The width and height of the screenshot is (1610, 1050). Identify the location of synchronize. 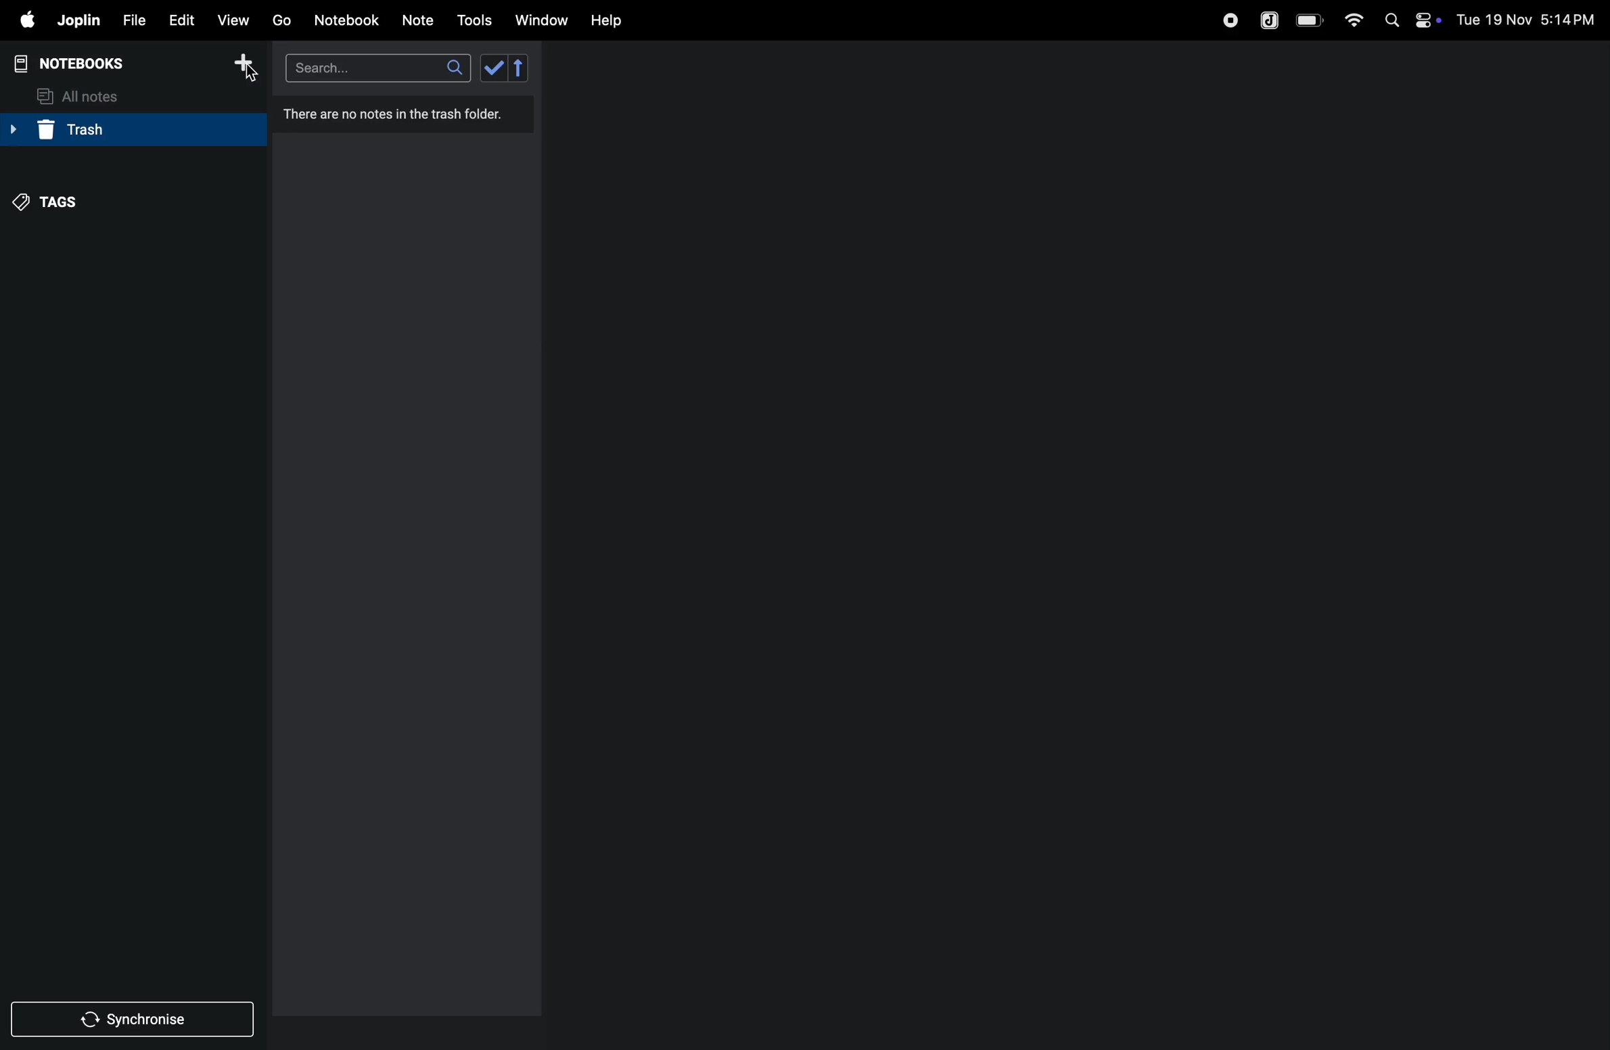
(134, 1017).